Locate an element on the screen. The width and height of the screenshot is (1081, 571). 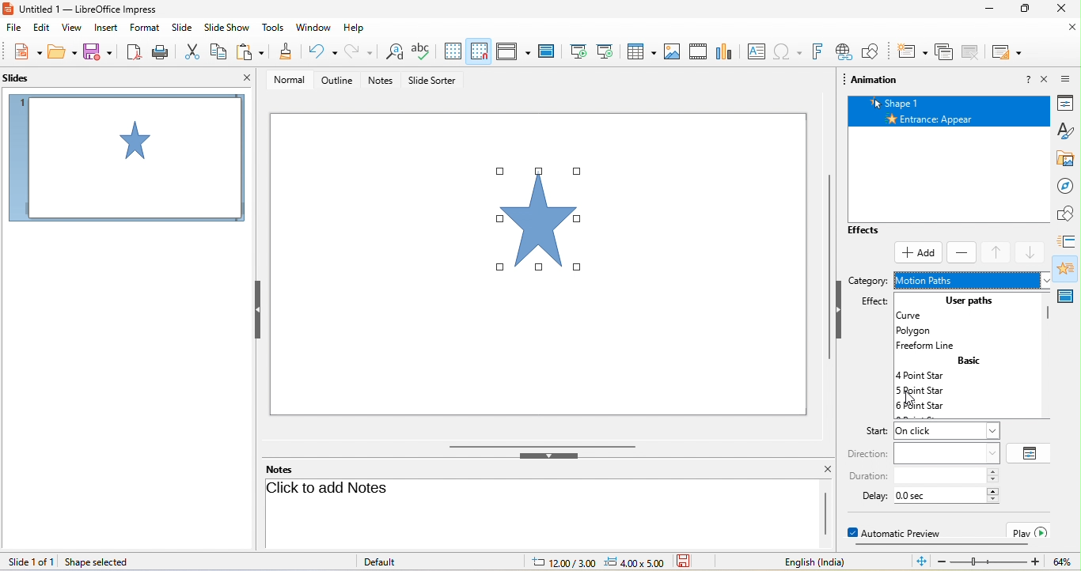
hide is located at coordinates (260, 310).